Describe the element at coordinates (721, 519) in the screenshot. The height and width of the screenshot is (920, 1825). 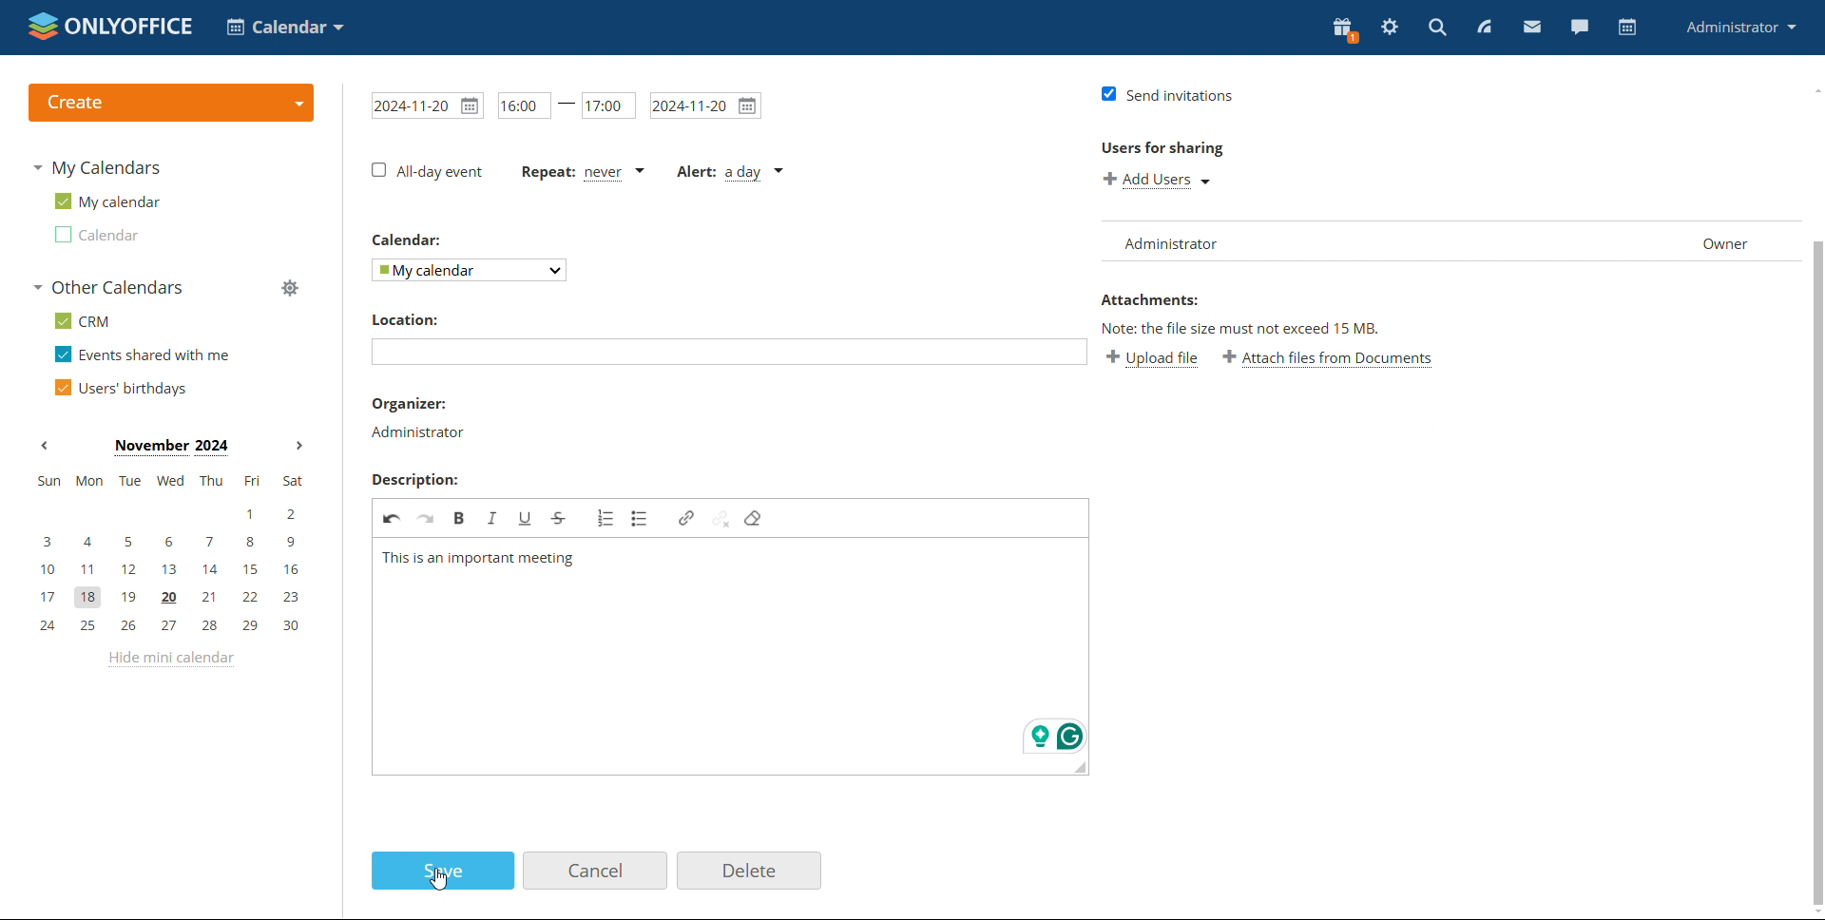
I see `unlink` at that location.